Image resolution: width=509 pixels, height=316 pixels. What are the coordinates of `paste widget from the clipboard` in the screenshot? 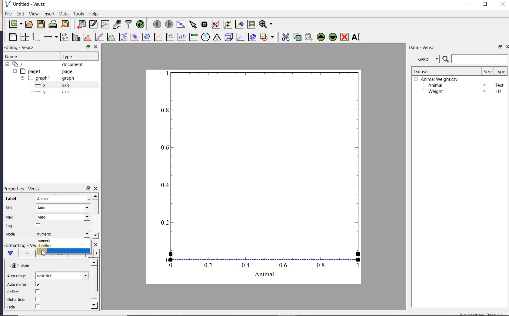 It's located at (309, 38).